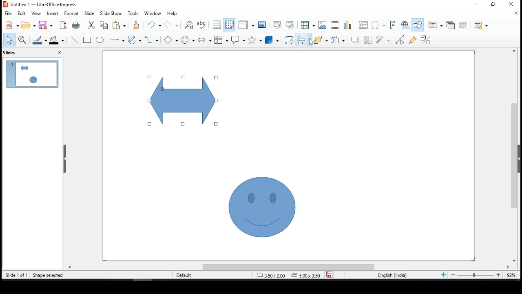 The image size is (522, 294). I want to click on clone formatting, so click(138, 25).